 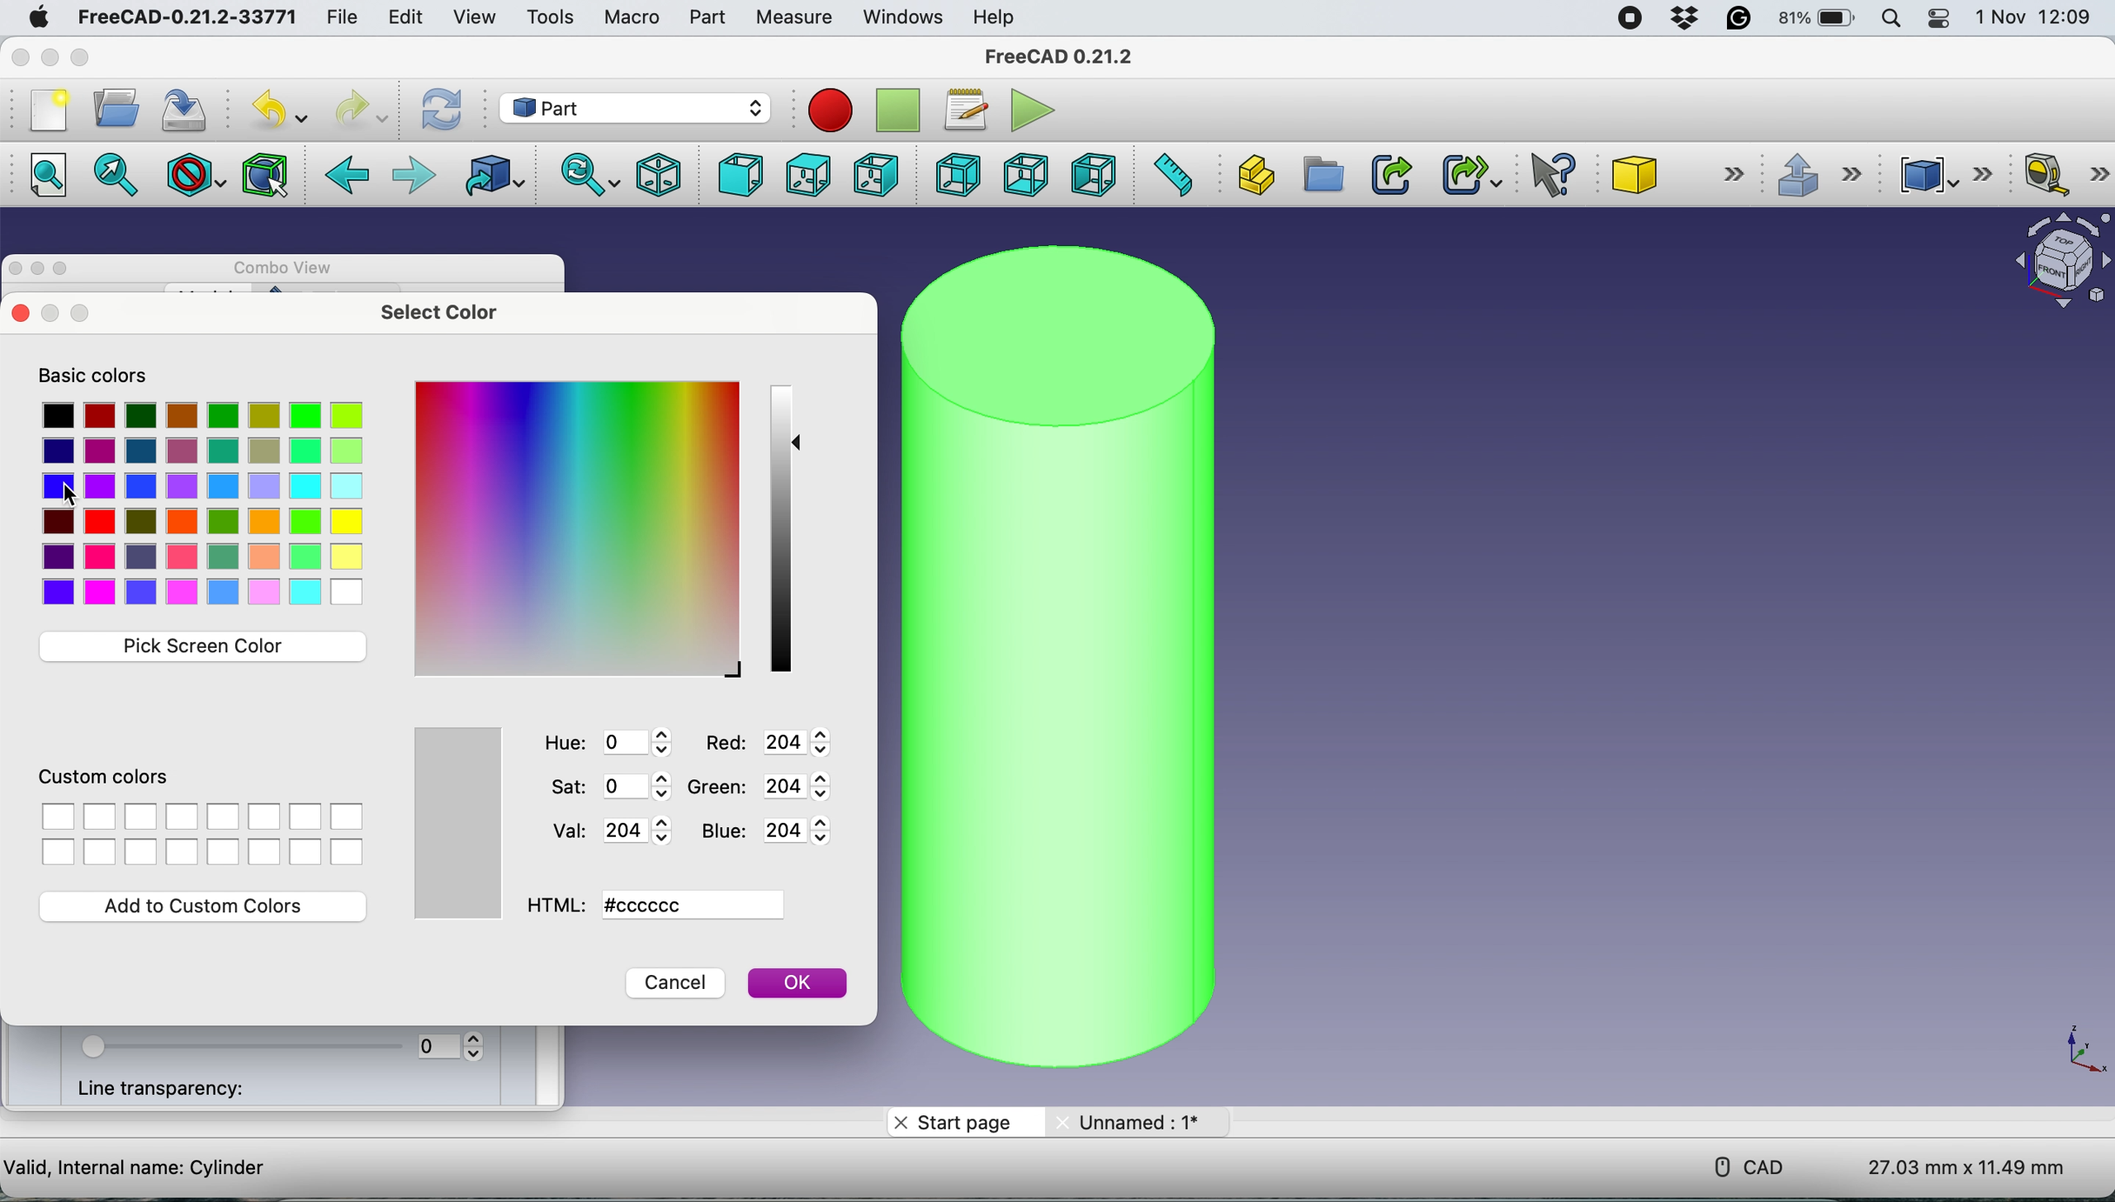 I want to click on view, so click(x=471, y=18).